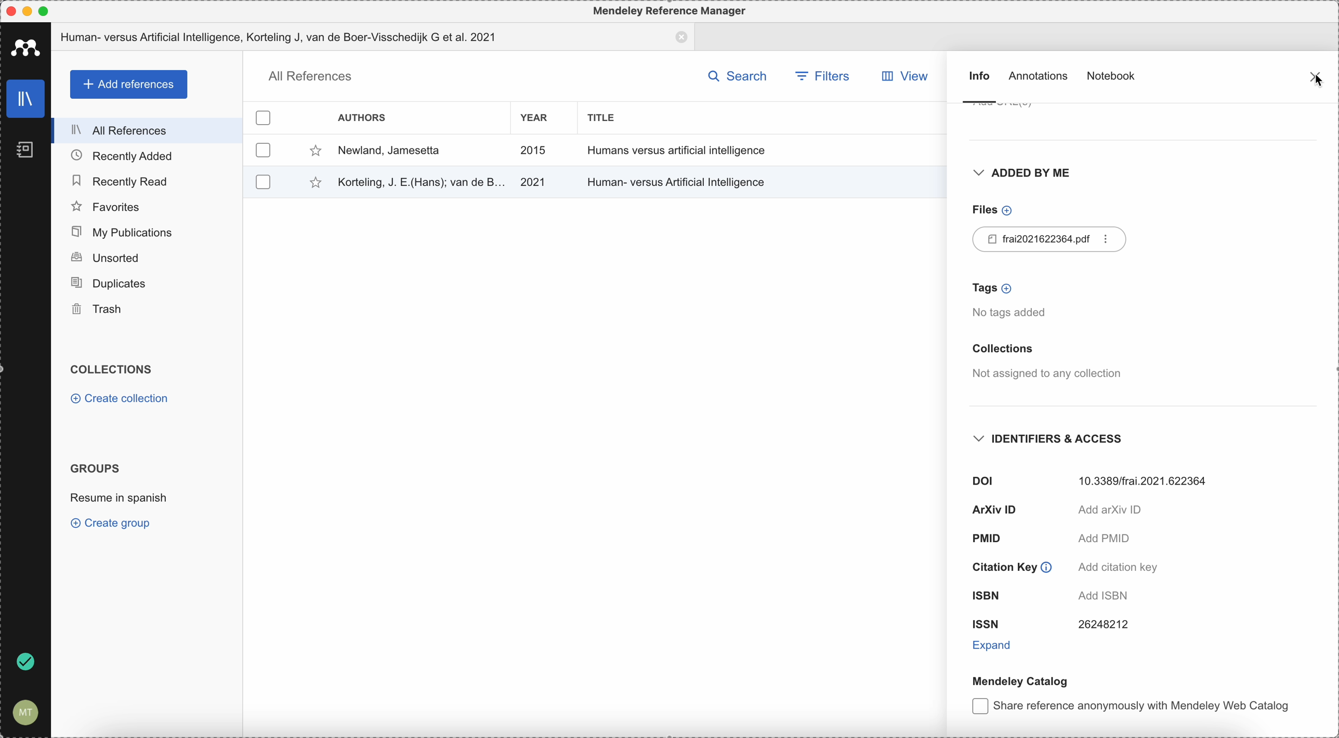  Describe the element at coordinates (1052, 239) in the screenshot. I see `pdf file` at that location.